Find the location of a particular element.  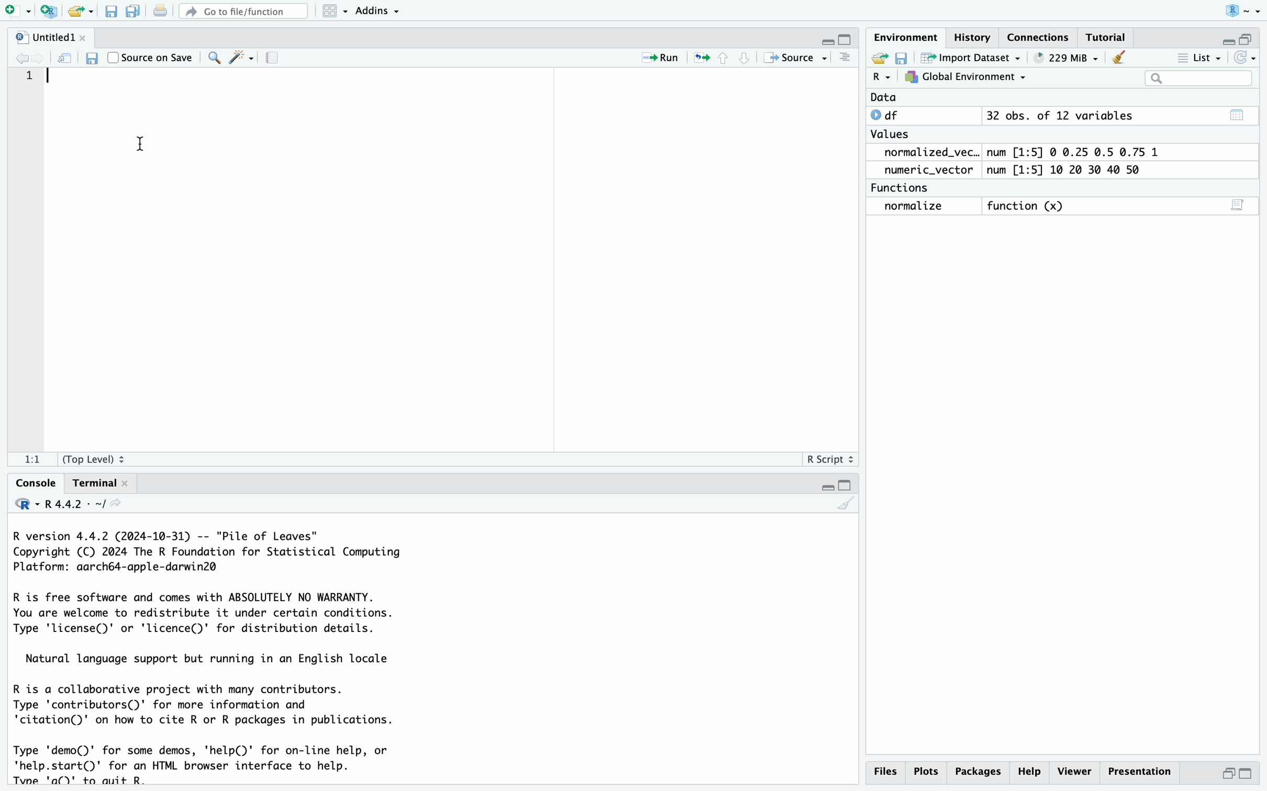

R dropdown is located at coordinates (882, 77).